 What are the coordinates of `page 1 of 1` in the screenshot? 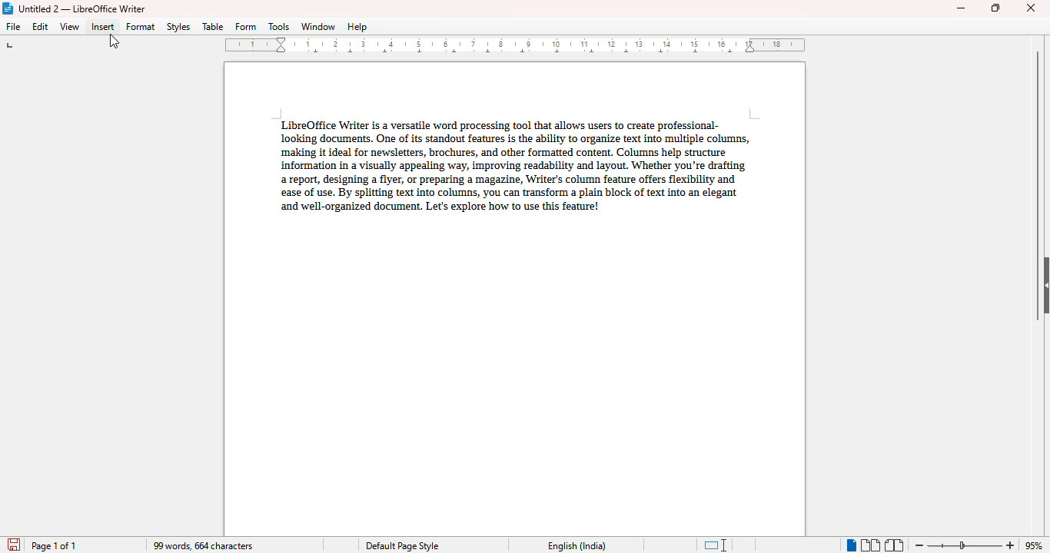 It's located at (55, 546).